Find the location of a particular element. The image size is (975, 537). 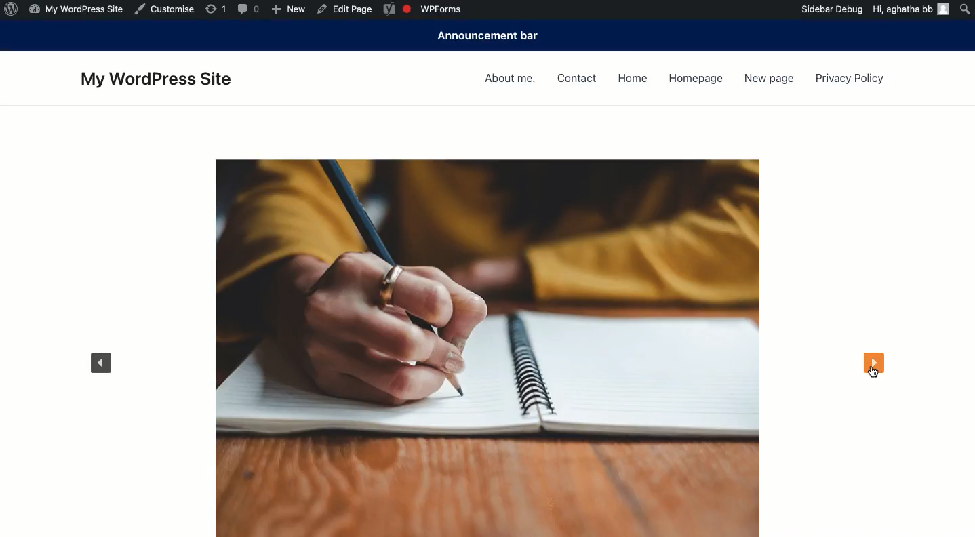

hi, aghatha bb is located at coordinates (903, 12).